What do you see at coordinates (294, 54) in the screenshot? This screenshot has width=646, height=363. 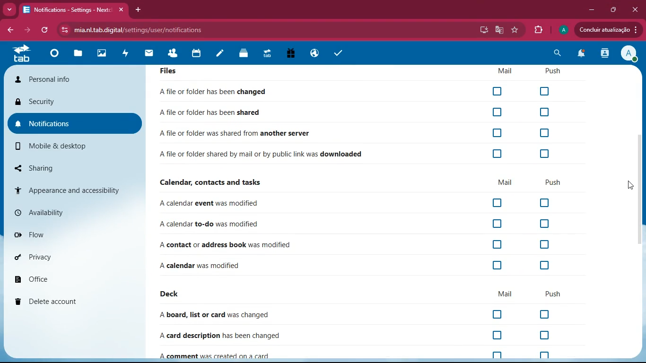 I see `gift` at bounding box center [294, 54].